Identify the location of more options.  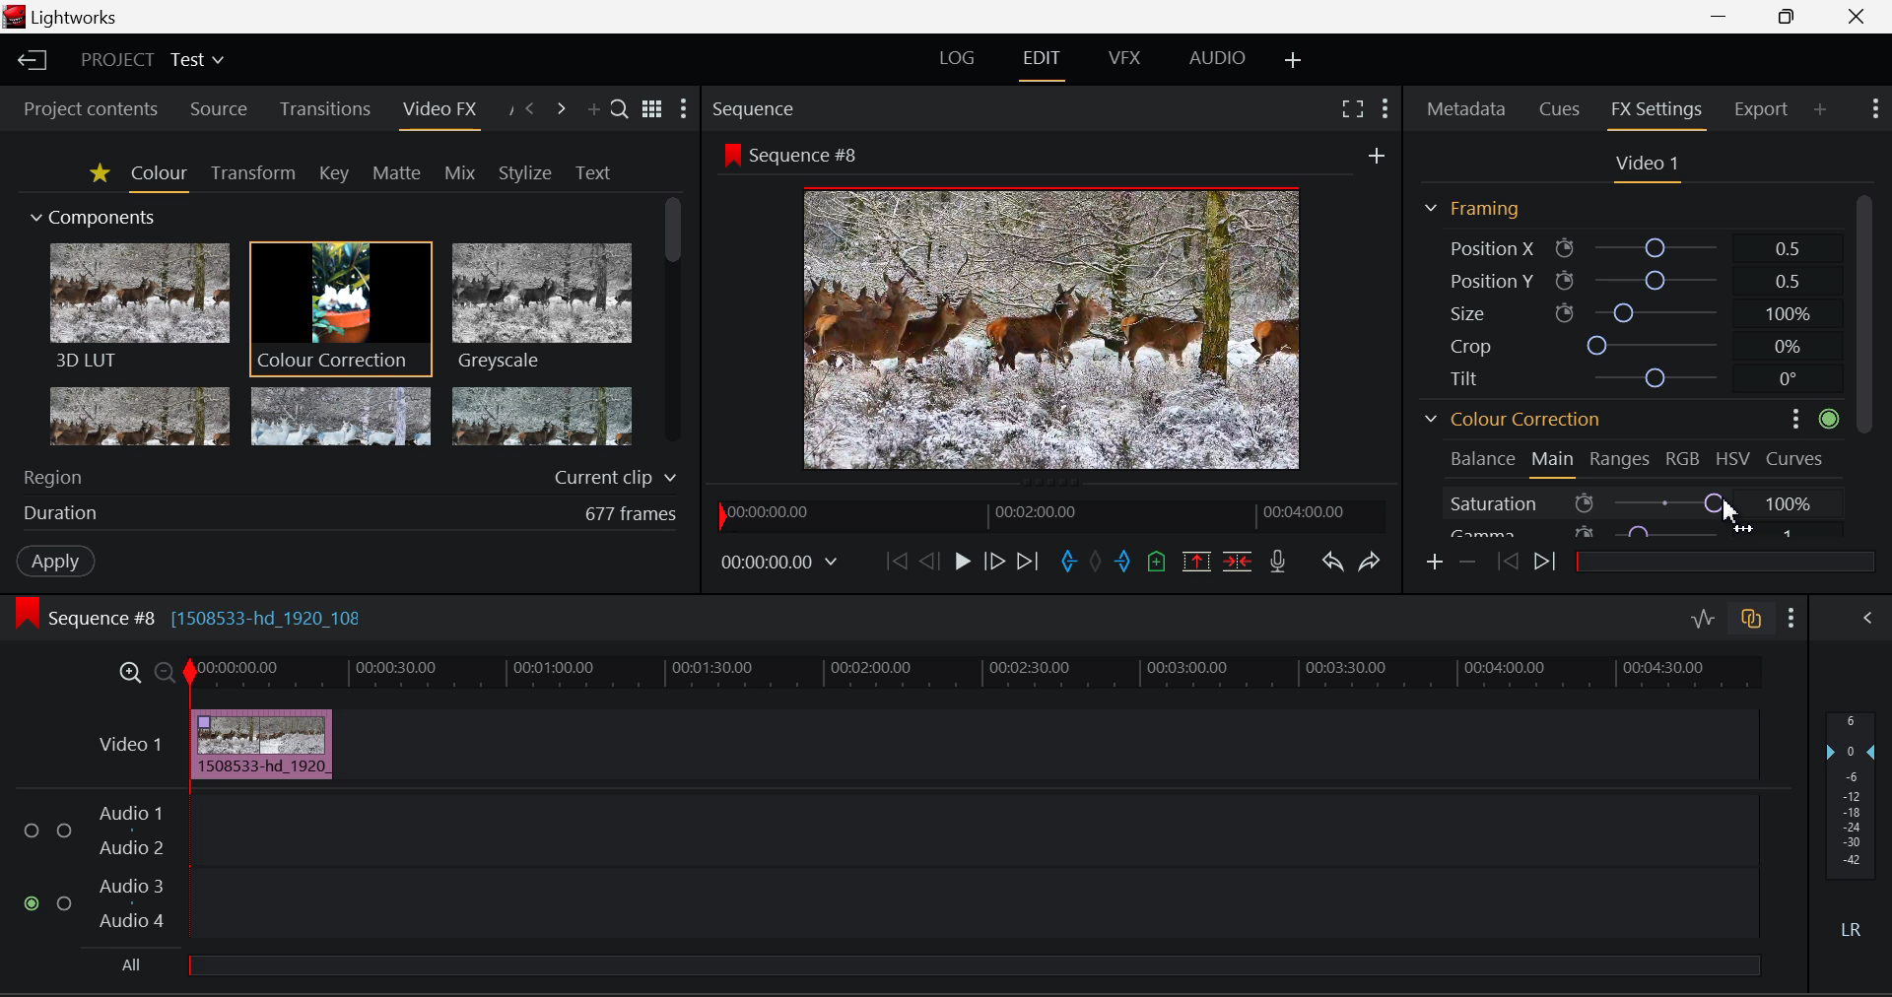
(1788, 418).